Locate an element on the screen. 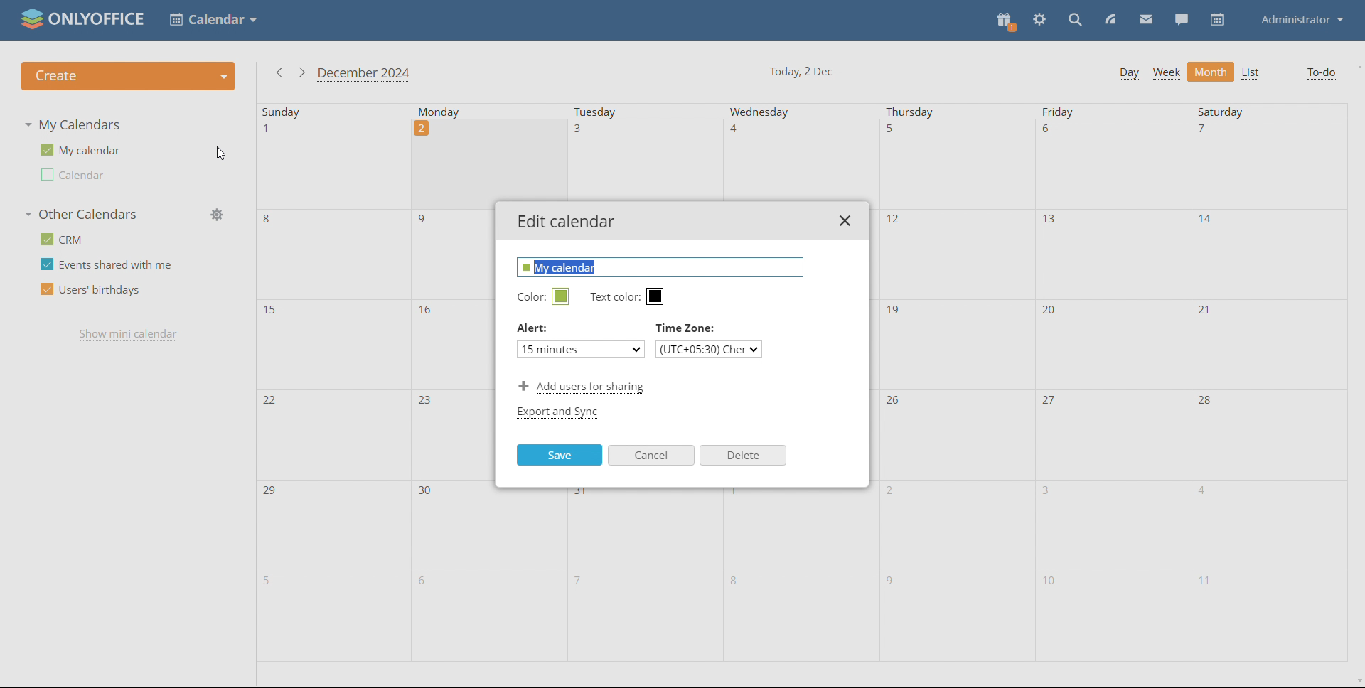 This screenshot has width=1365, height=688. to-do is located at coordinates (1321, 72).